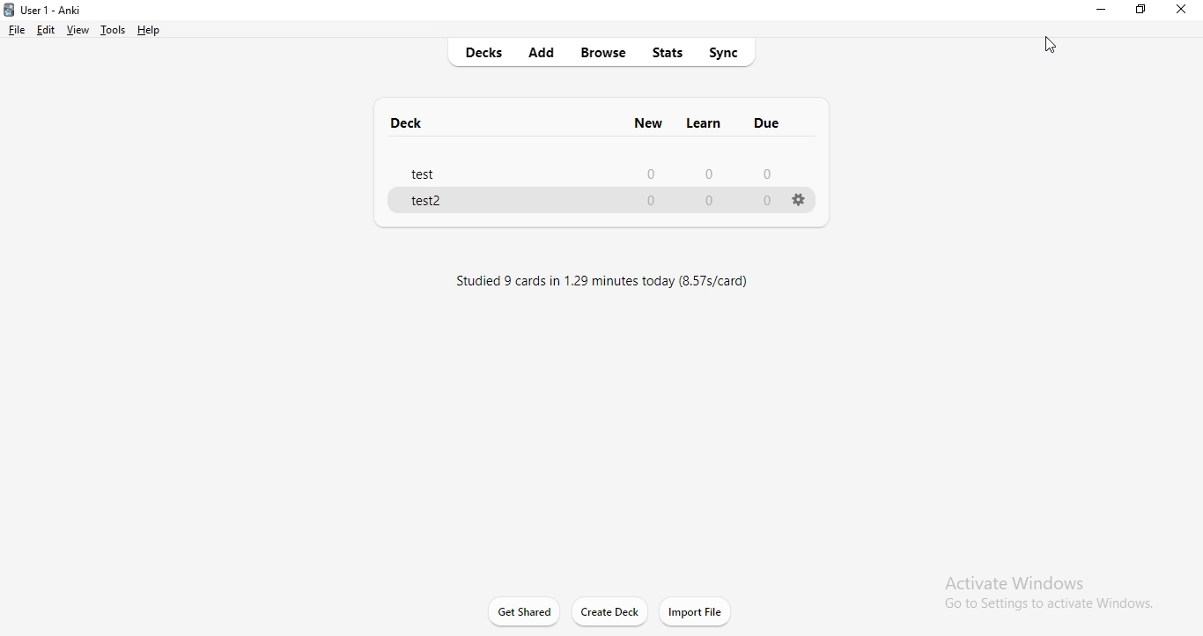  Describe the element at coordinates (653, 174) in the screenshot. I see `0` at that location.